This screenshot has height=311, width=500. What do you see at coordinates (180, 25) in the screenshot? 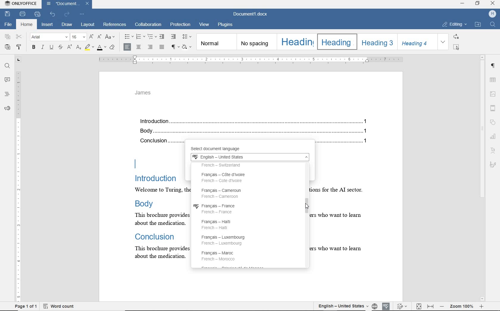
I see `protection` at bounding box center [180, 25].